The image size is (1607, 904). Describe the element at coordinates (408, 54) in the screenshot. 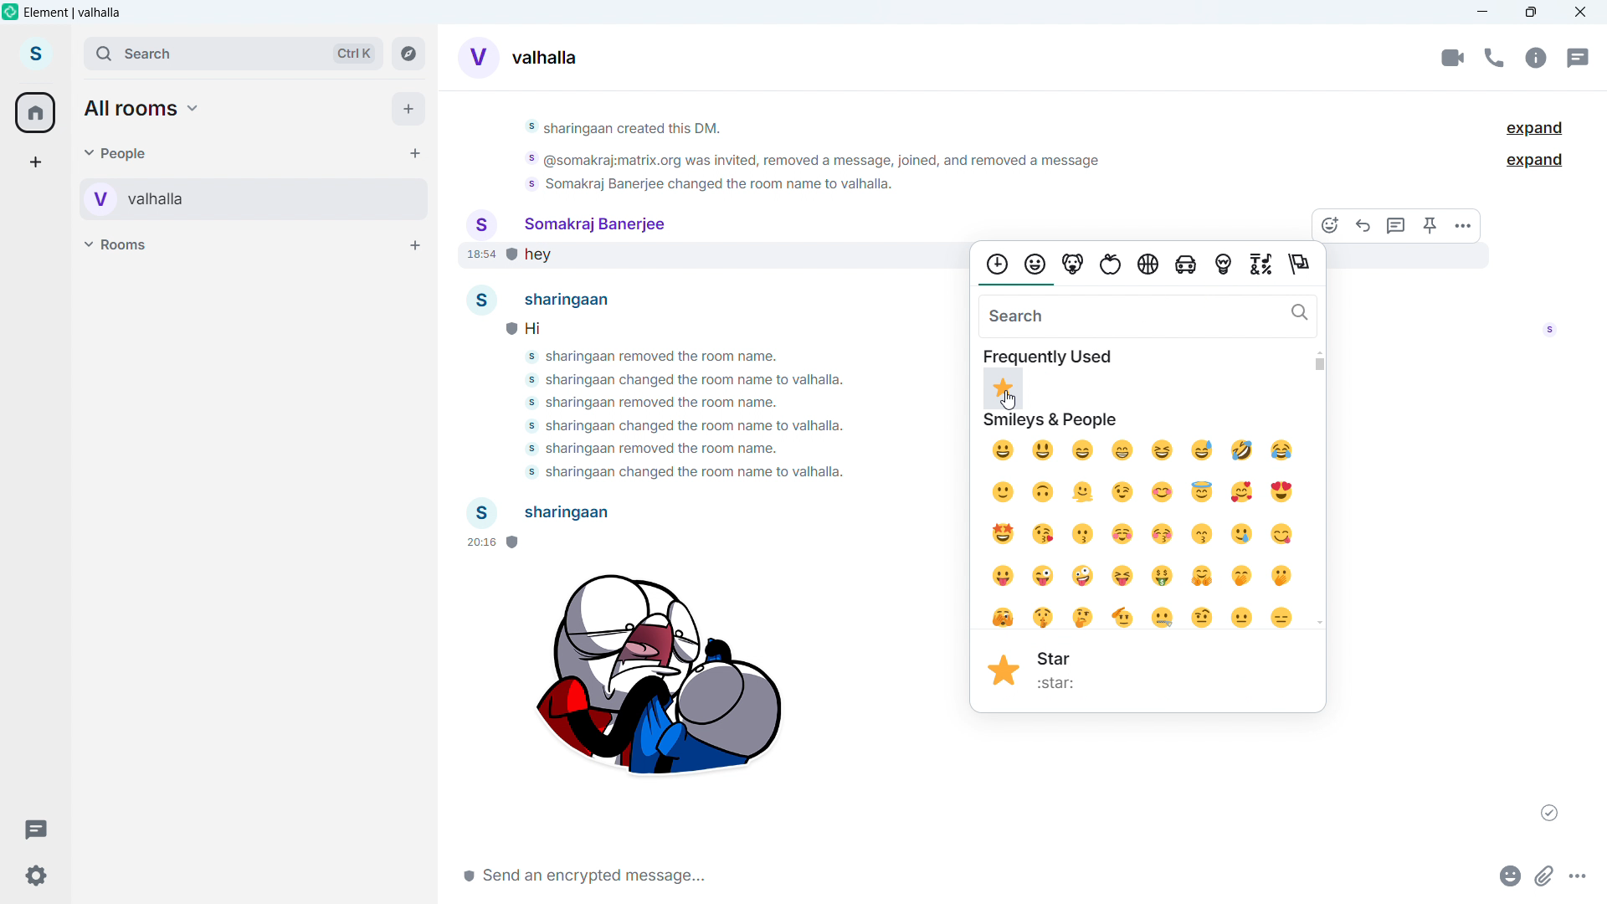

I see `Explore rooms ` at that location.